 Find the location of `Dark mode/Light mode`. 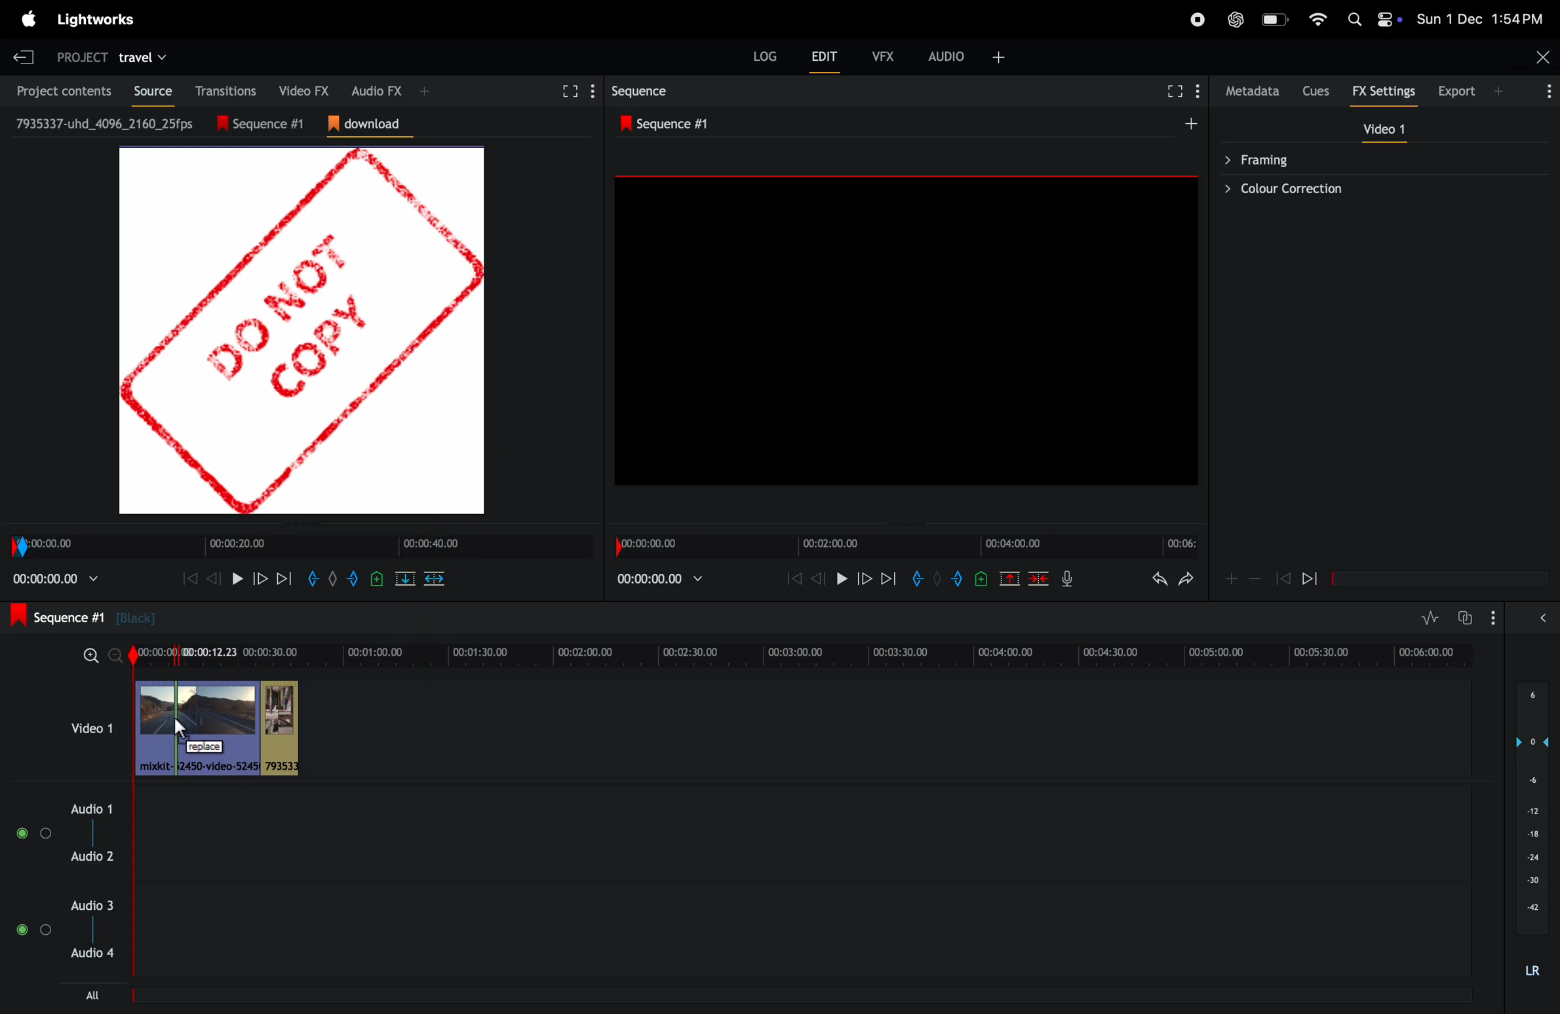

Dark mode/Light mode is located at coordinates (1390, 19).